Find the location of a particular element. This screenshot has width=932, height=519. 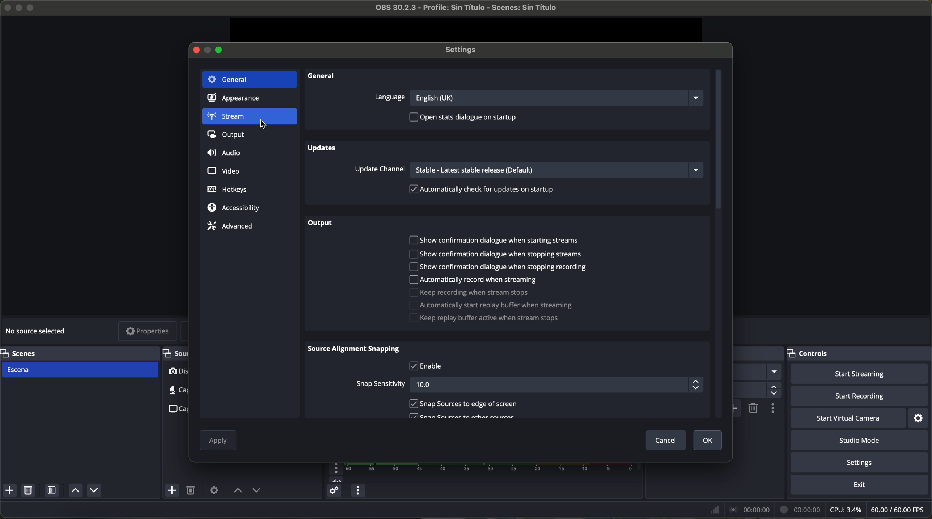

screenshot is located at coordinates (176, 408).